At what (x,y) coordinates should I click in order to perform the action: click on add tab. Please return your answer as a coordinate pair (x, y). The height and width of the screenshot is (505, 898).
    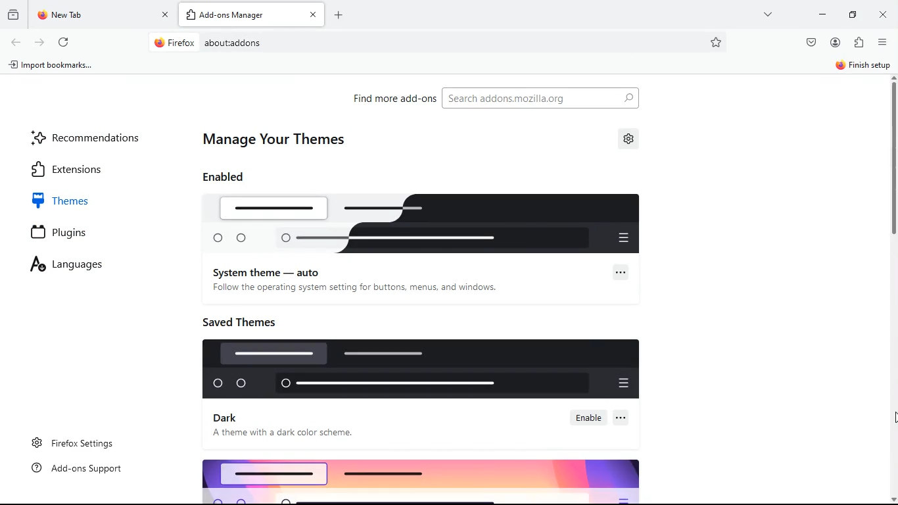
    Looking at the image, I should click on (193, 16).